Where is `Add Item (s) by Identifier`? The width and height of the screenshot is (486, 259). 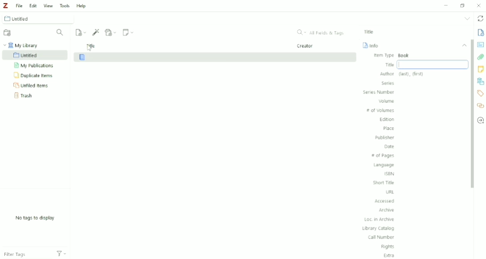
Add Item (s) by Identifier is located at coordinates (97, 32).